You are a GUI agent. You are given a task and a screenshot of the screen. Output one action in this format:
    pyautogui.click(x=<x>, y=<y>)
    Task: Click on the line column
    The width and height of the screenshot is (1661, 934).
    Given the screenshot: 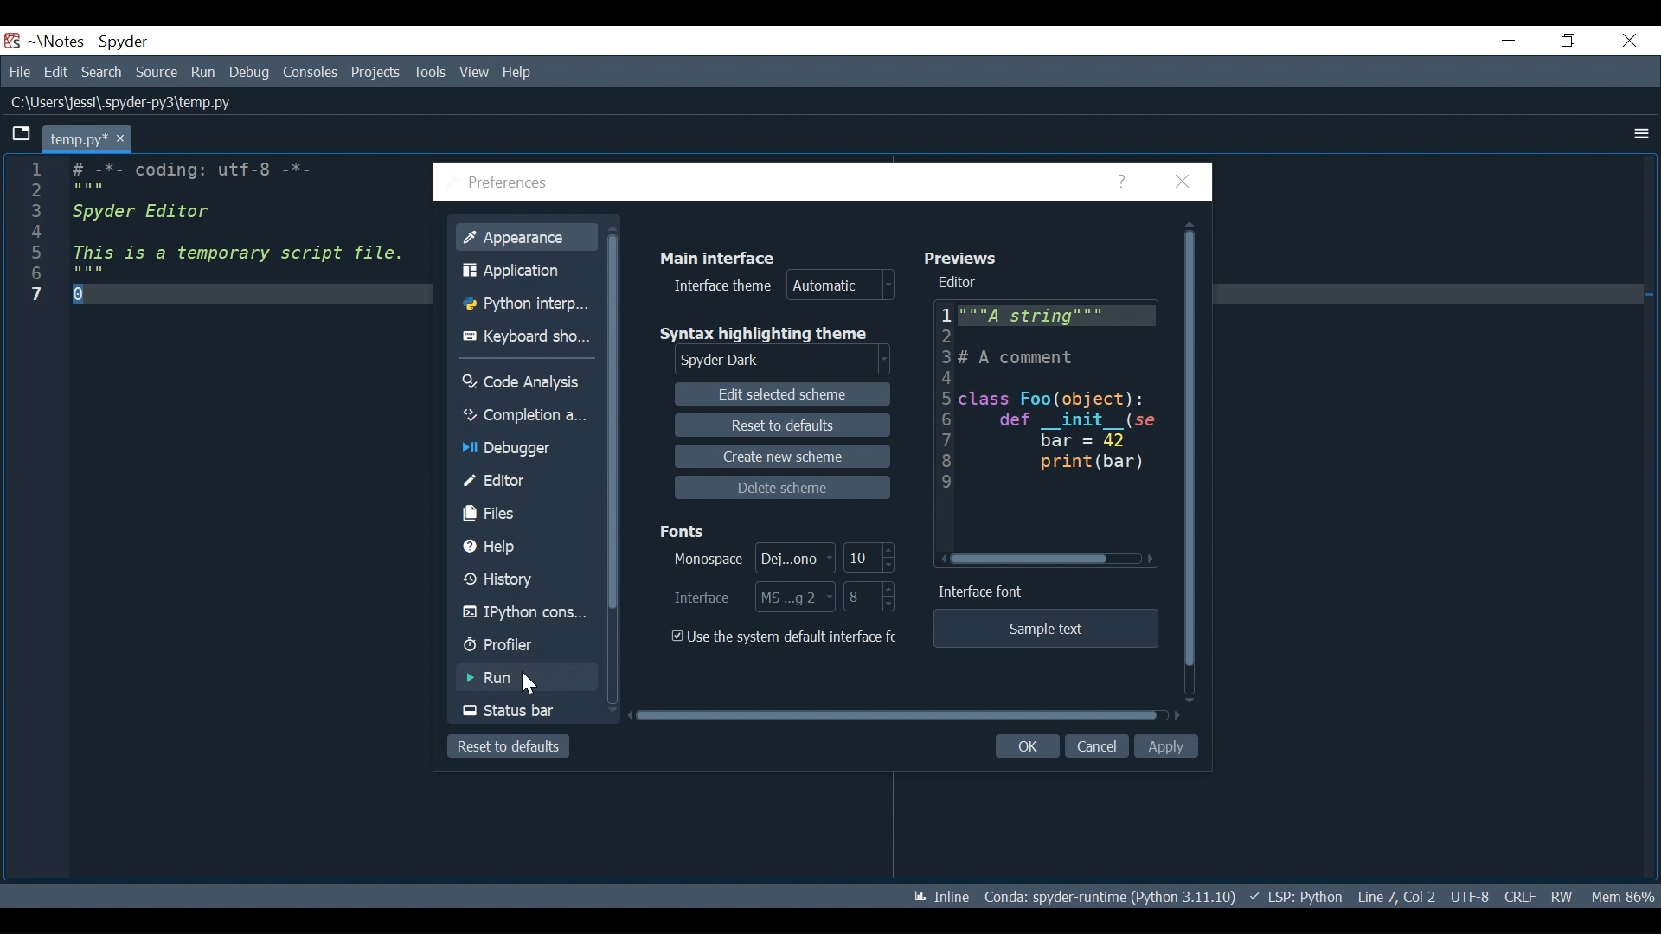 What is the action you would take?
    pyautogui.click(x=39, y=519)
    